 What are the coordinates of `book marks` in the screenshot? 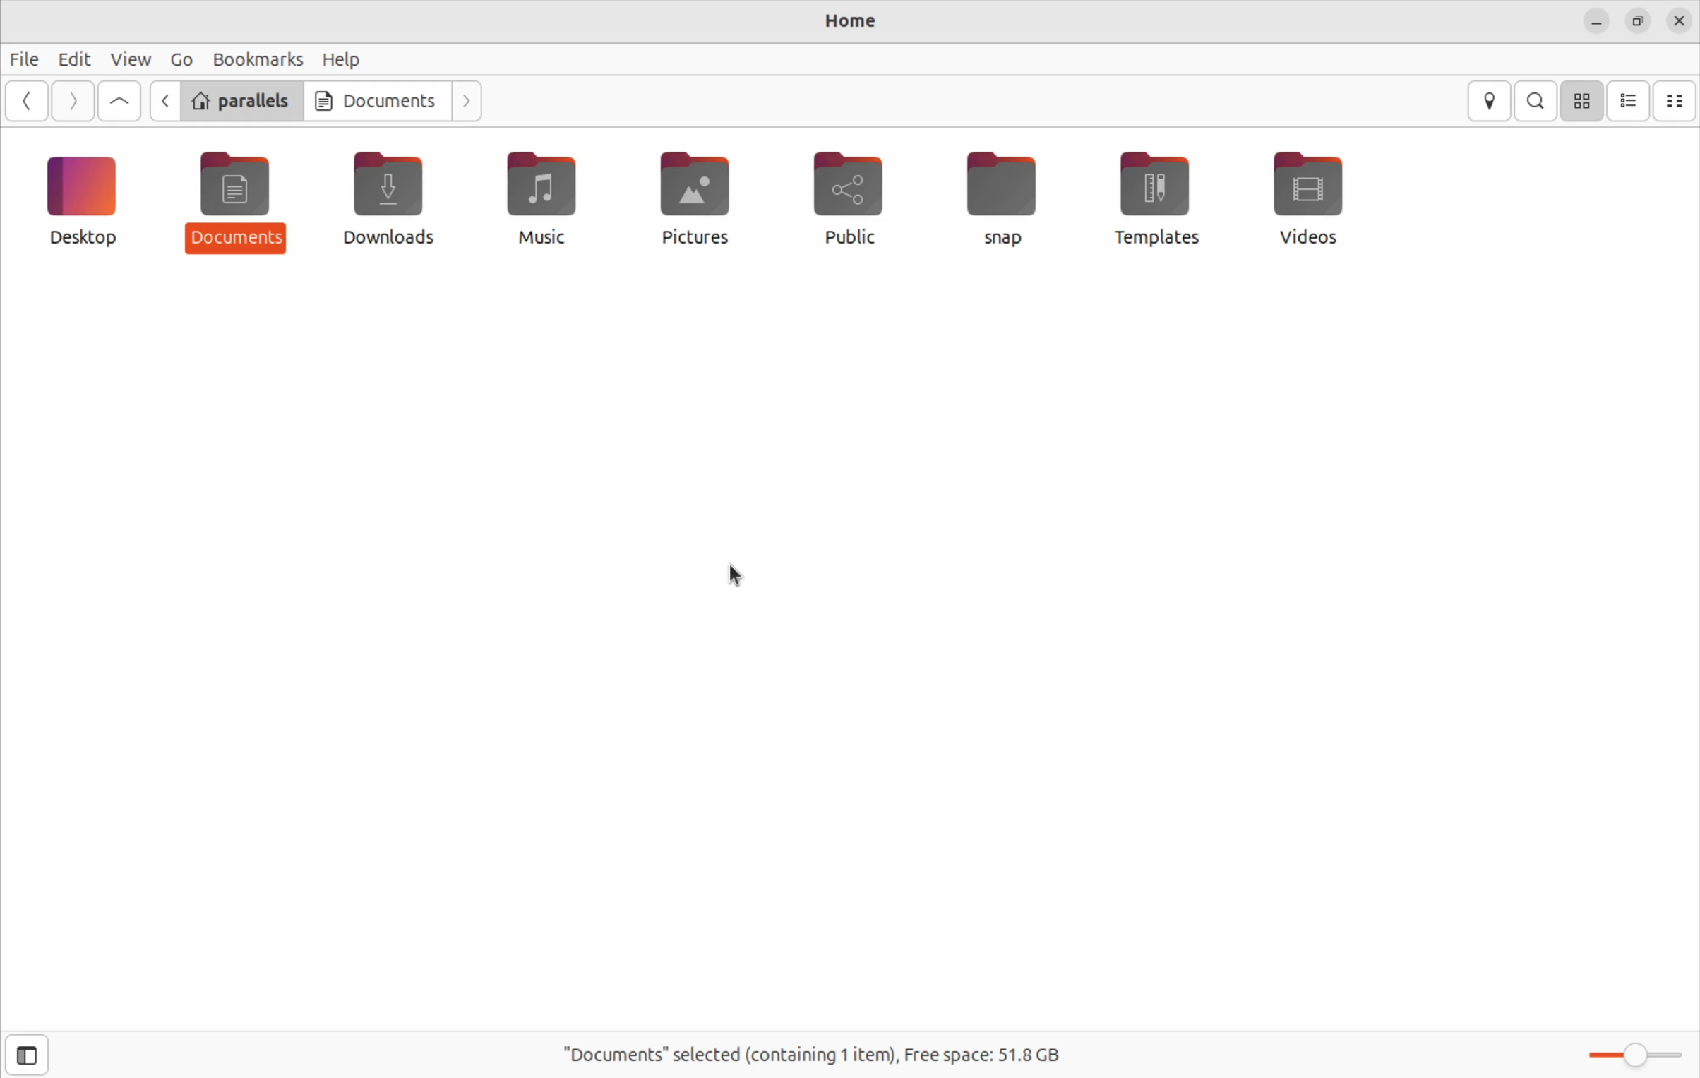 It's located at (256, 60).